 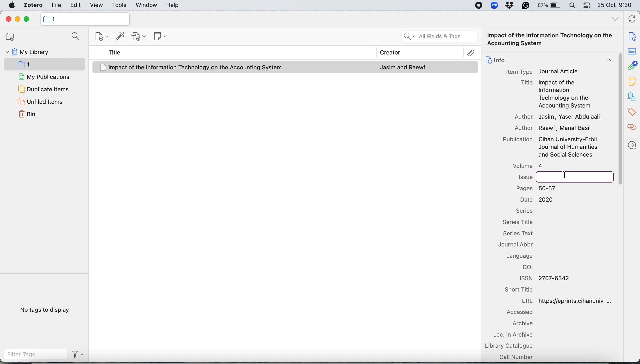 What do you see at coordinates (494, 5) in the screenshot?
I see `zoom` at bounding box center [494, 5].